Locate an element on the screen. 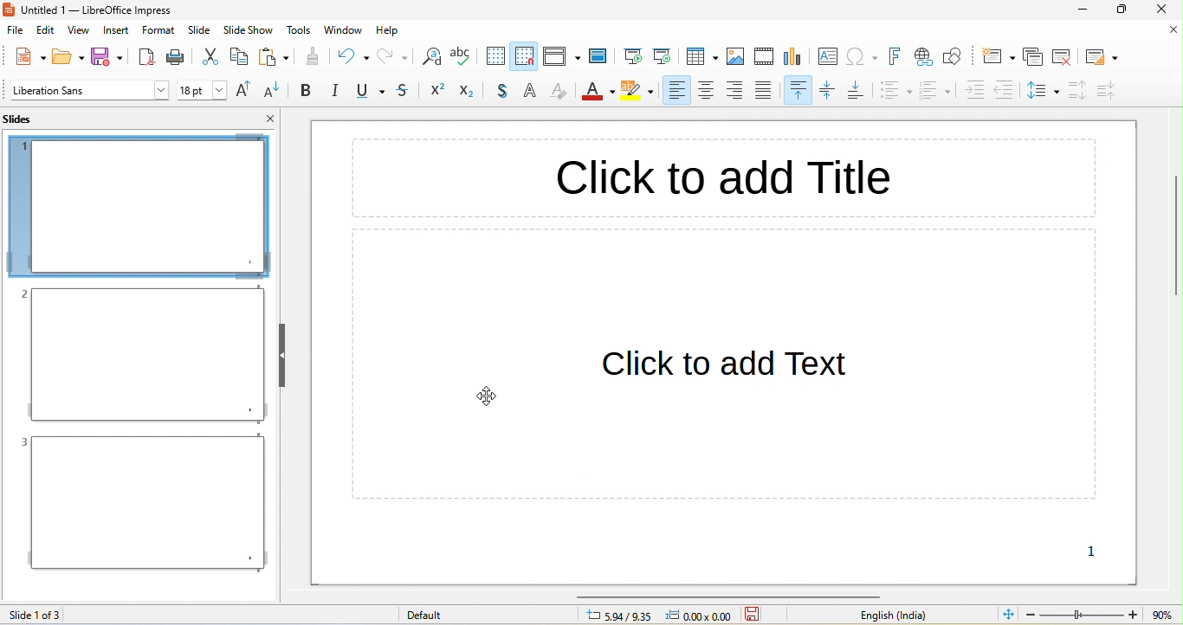 Image resolution: width=1183 pixels, height=625 pixels. undo is located at coordinates (352, 55).